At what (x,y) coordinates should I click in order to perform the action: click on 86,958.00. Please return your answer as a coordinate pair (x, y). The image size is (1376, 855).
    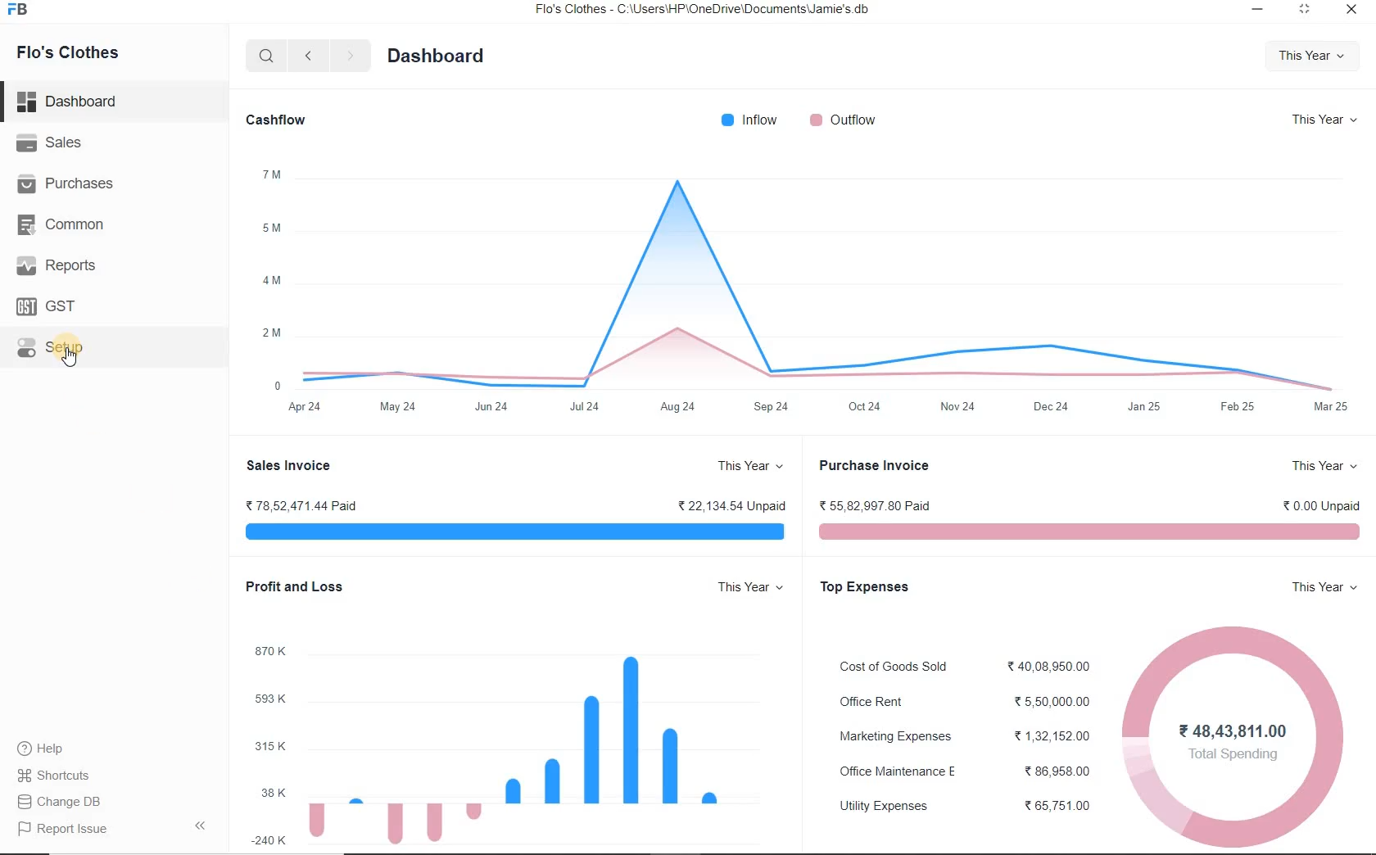
    Looking at the image, I should click on (1054, 773).